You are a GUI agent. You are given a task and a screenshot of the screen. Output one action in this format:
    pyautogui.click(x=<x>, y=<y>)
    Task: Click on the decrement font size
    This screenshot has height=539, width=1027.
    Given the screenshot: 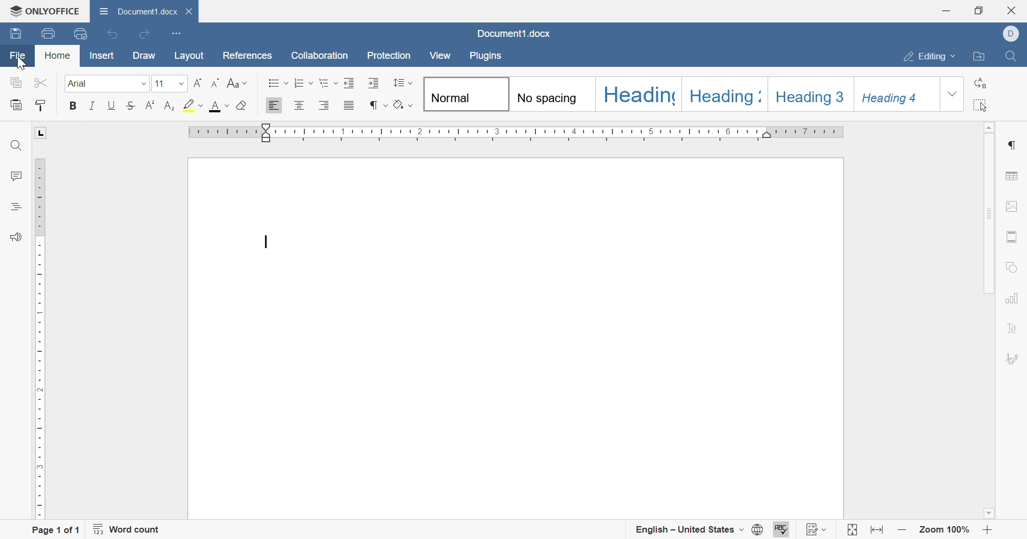 What is the action you would take?
    pyautogui.click(x=217, y=83)
    